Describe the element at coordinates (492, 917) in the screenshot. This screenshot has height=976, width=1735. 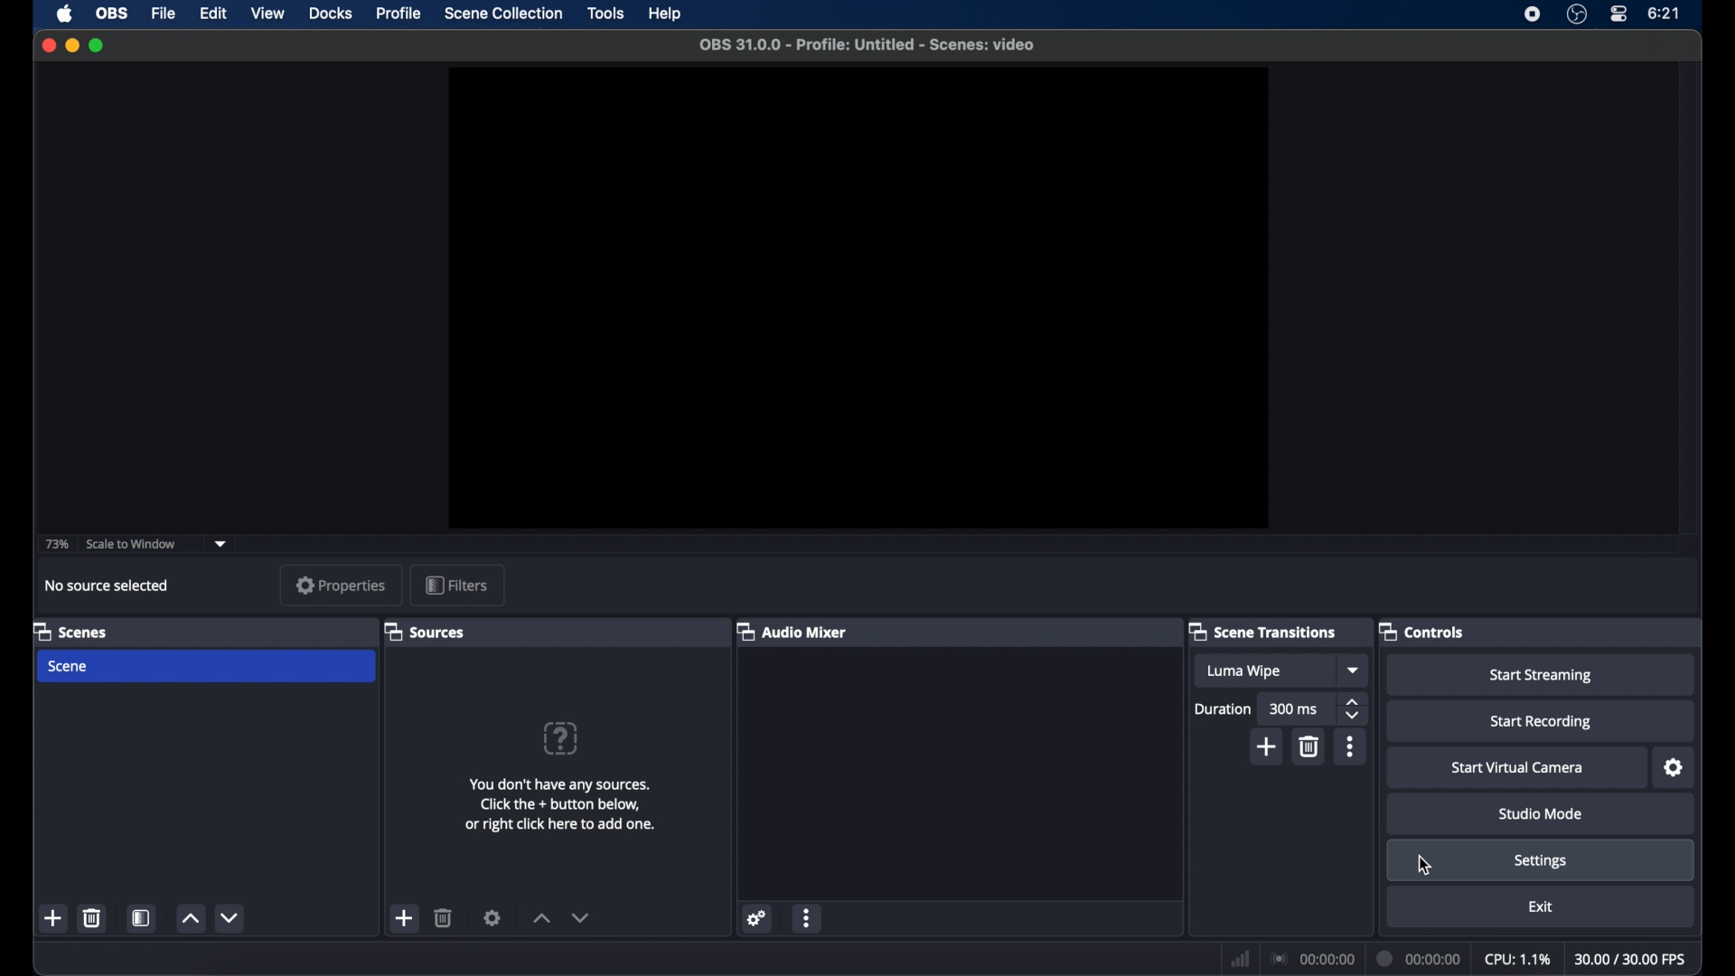
I see `settings` at that location.